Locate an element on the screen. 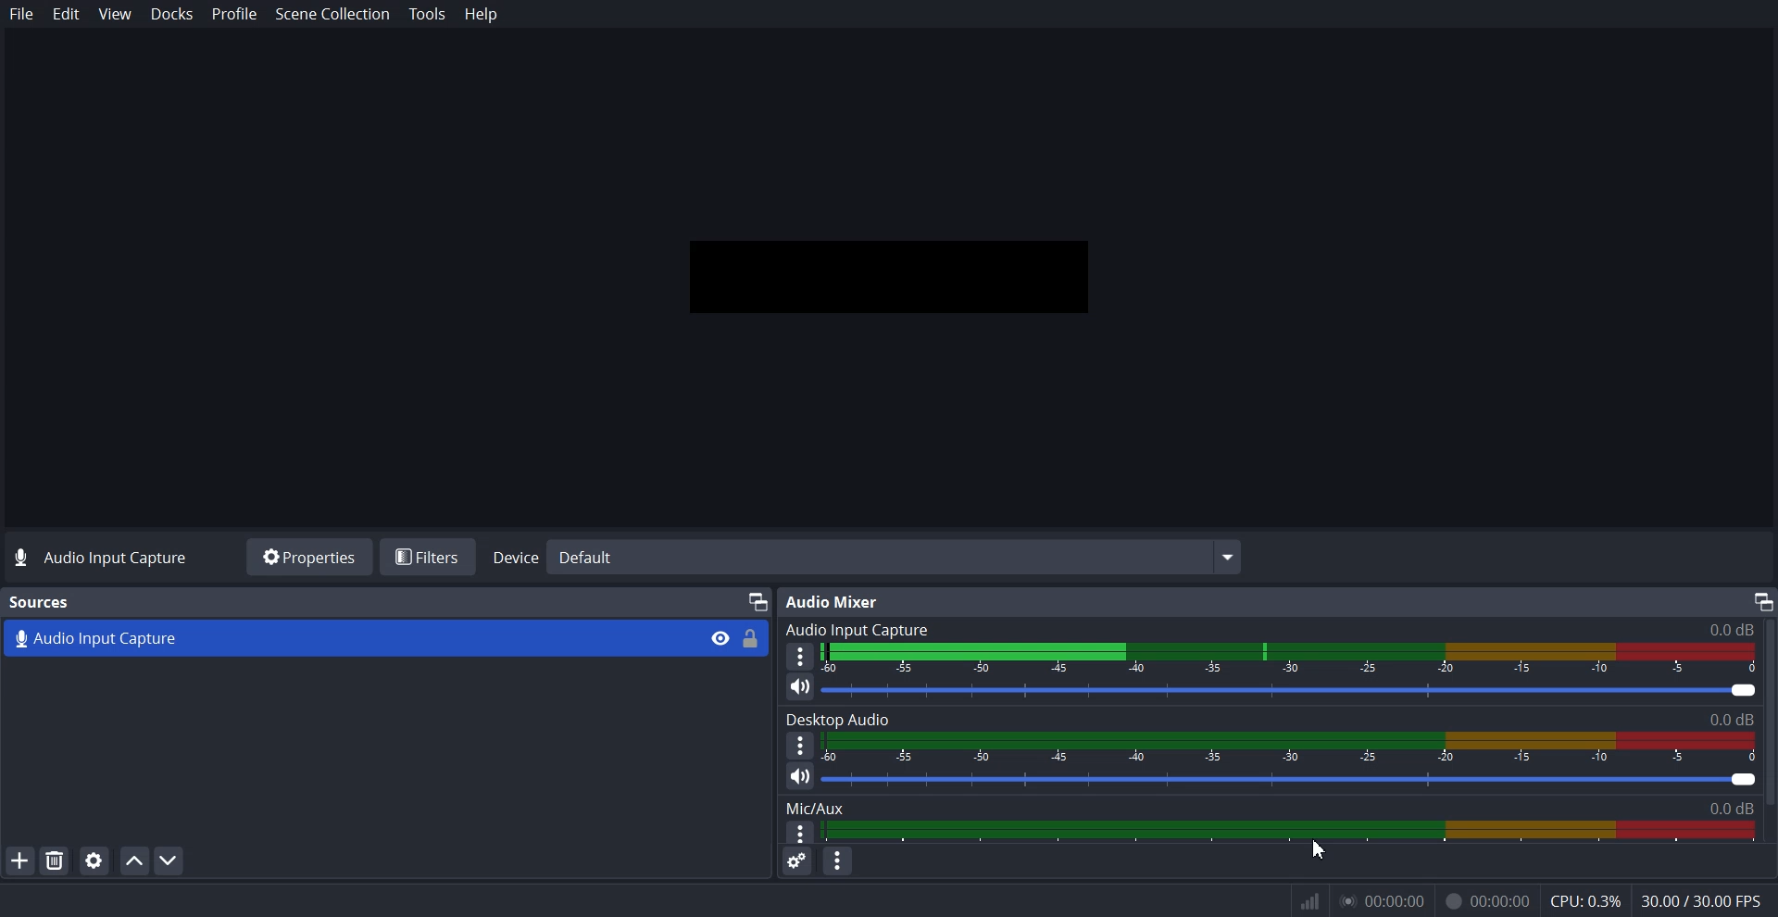 The height and width of the screenshot is (917, 1778). Cursor is located at coordinates (1320, 850).